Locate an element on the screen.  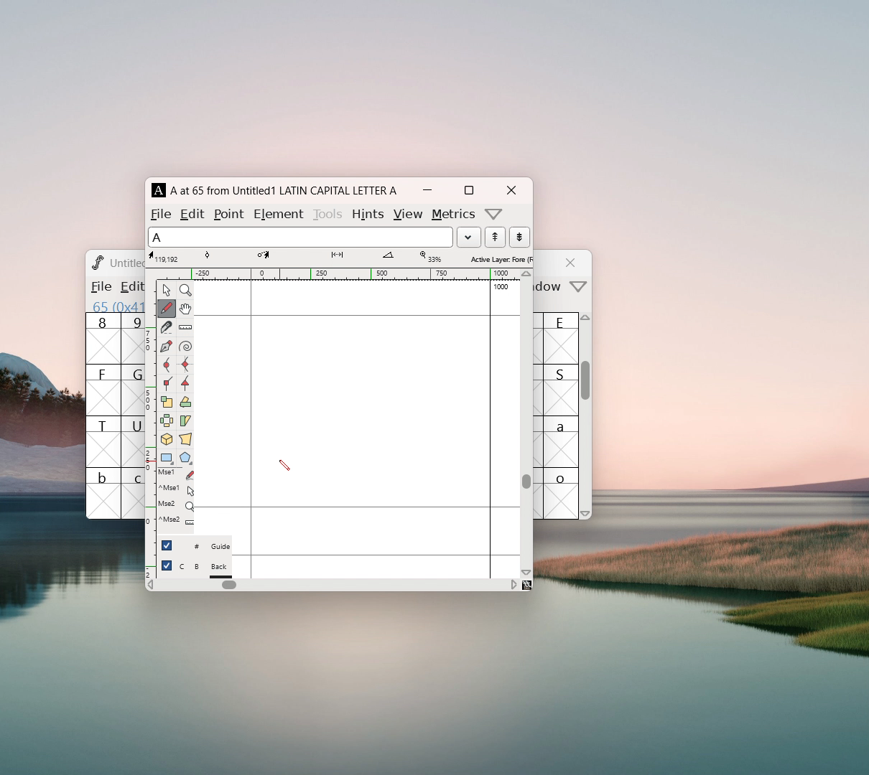
cut splines in two is located at coordinates (167, 329).